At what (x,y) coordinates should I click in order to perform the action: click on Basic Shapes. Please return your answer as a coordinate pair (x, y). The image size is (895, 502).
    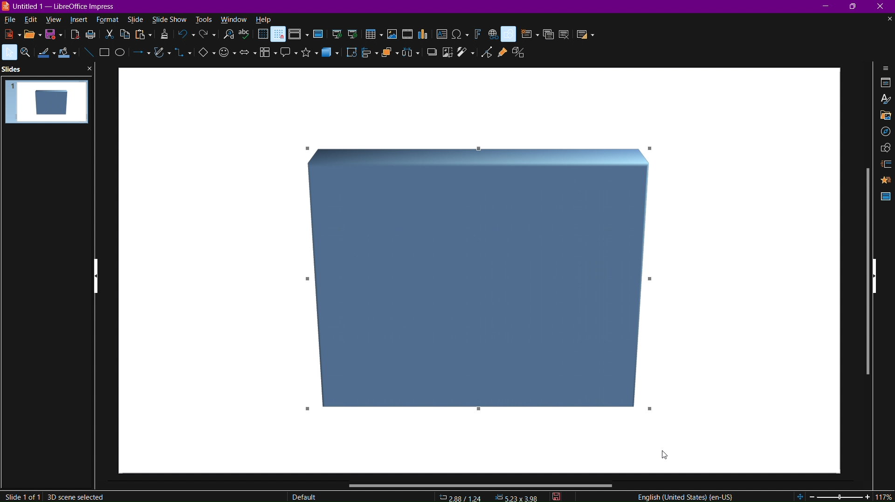
    Looking at the image, I should click on (203, 56).